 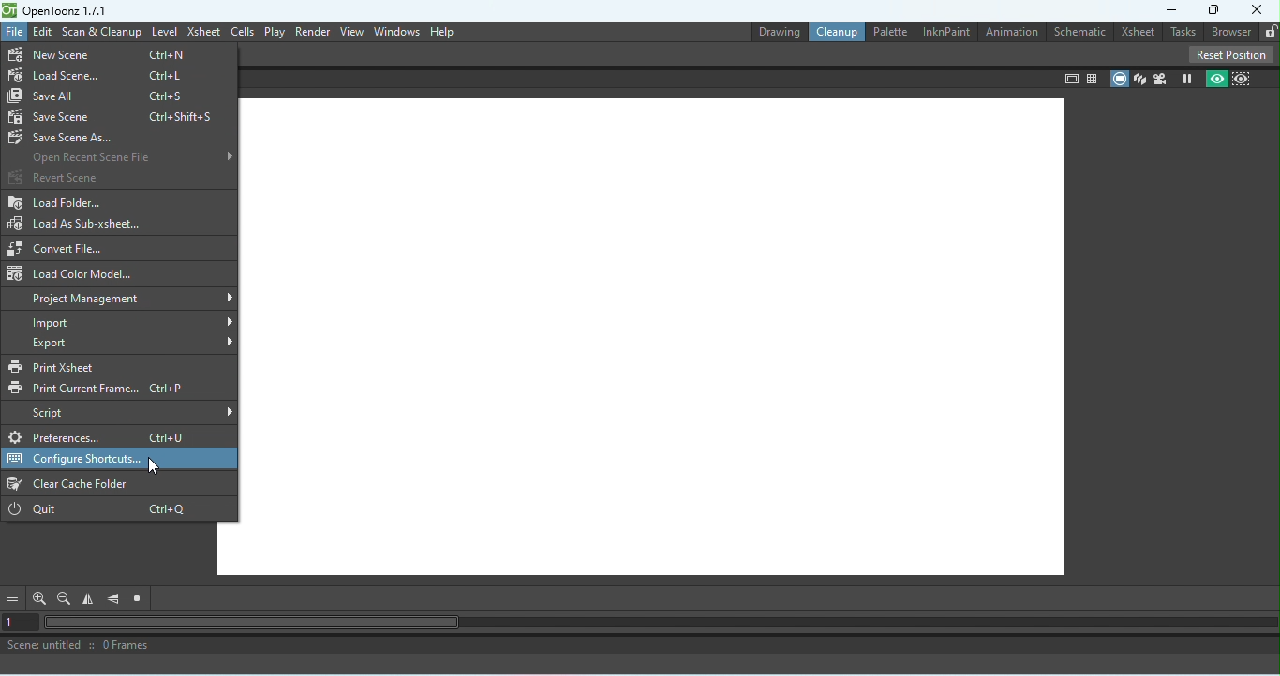 What do you see at coordinates (841, 33) in the screenshot?
I see `Cleanup` at bounding box center [841, 33].